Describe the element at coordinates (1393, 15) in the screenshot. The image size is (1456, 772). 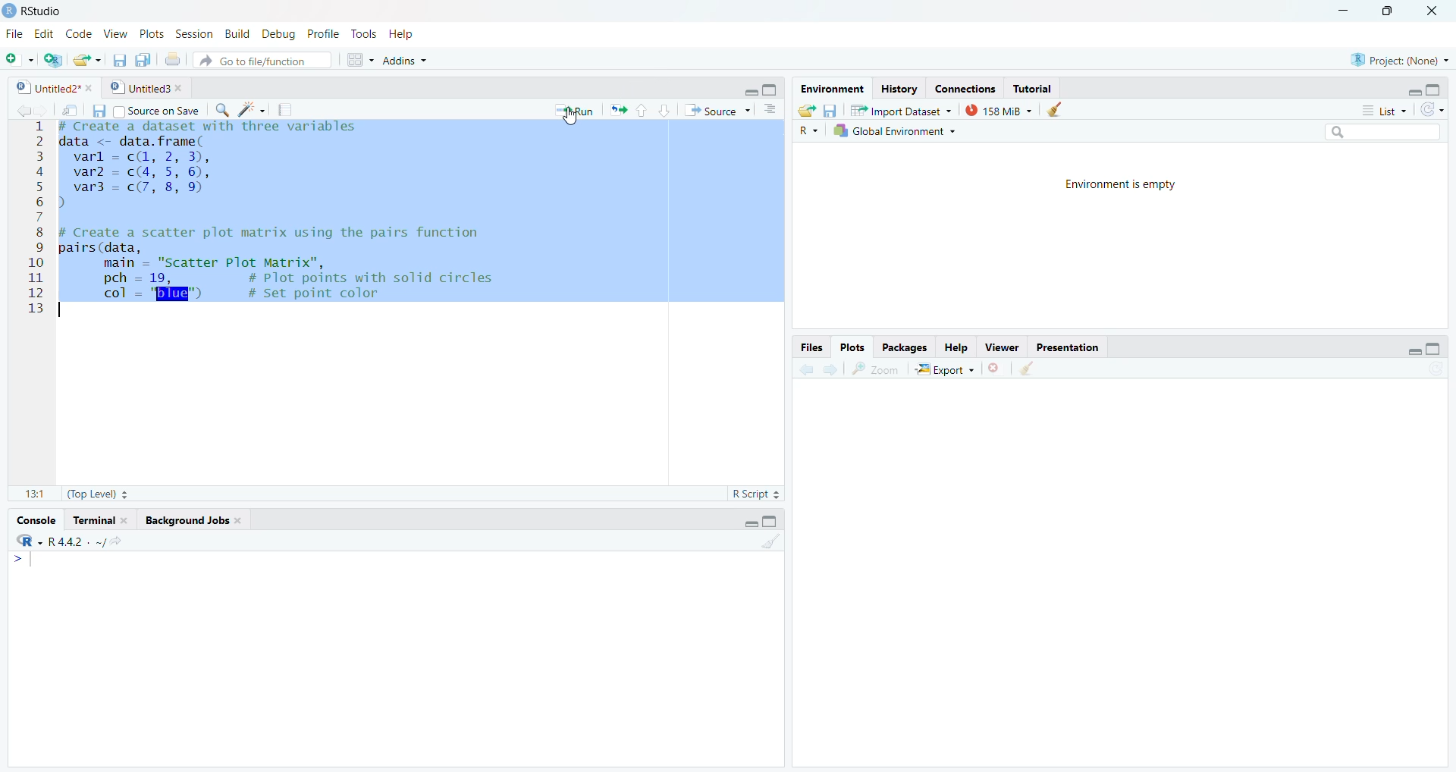
I see `Maximize` at that location.